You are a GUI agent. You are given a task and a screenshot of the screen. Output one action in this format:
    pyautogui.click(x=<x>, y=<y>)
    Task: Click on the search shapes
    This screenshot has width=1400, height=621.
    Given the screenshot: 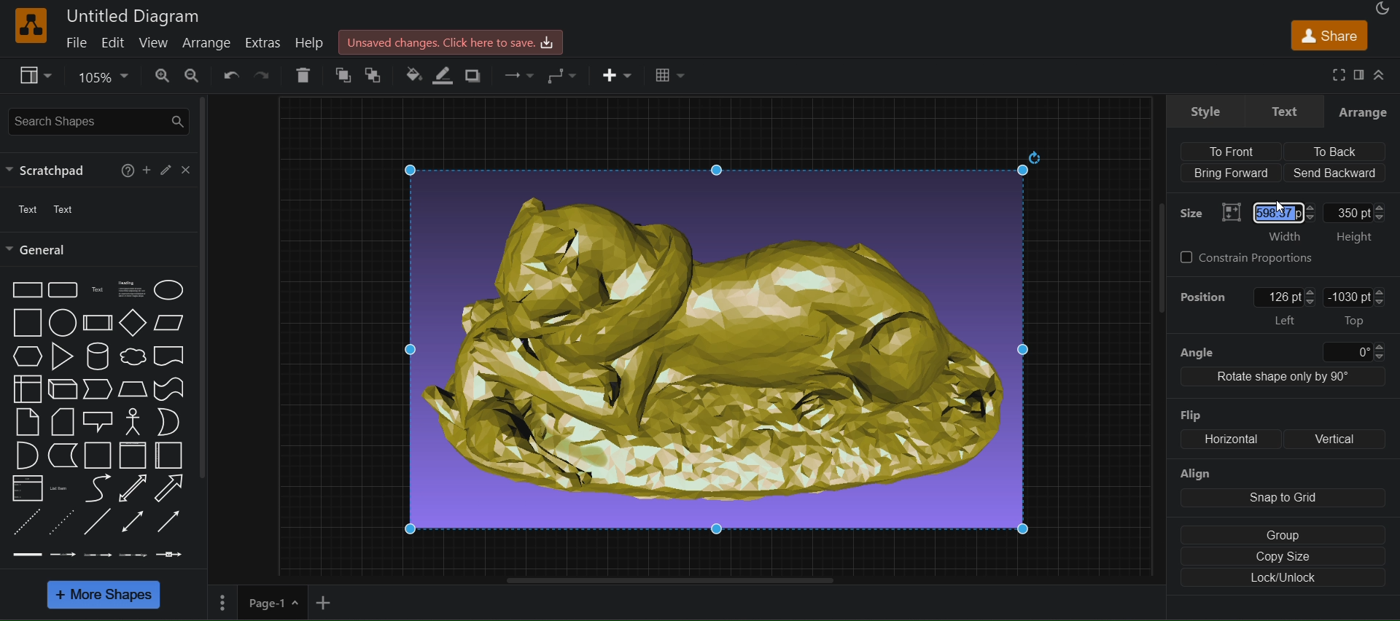 What is the action you would take?
    pyautogui.click(x=96, y=122)
    